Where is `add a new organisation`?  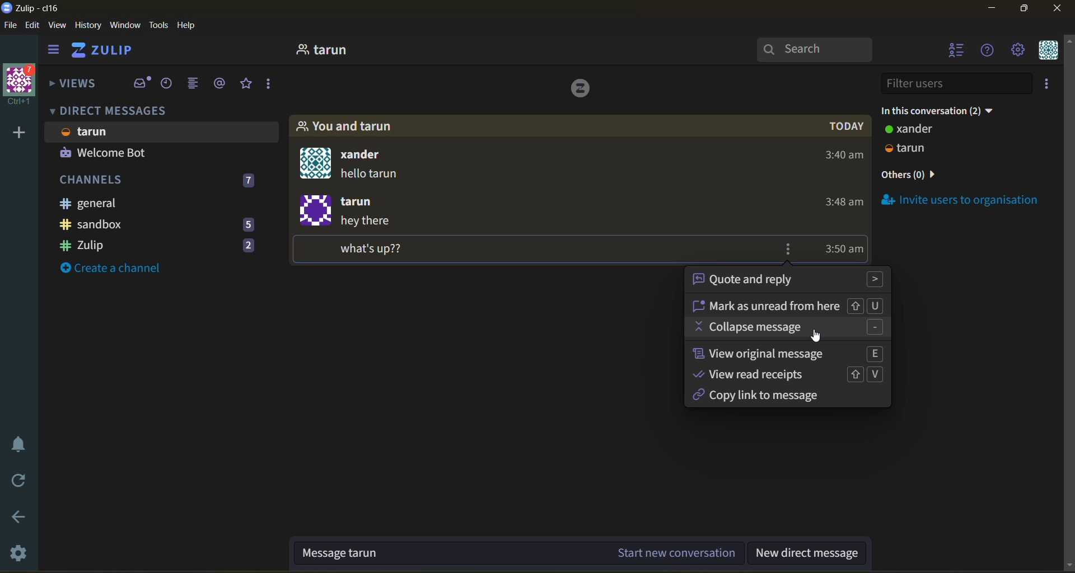 add a new organisation is located at coordinates (16, 133).